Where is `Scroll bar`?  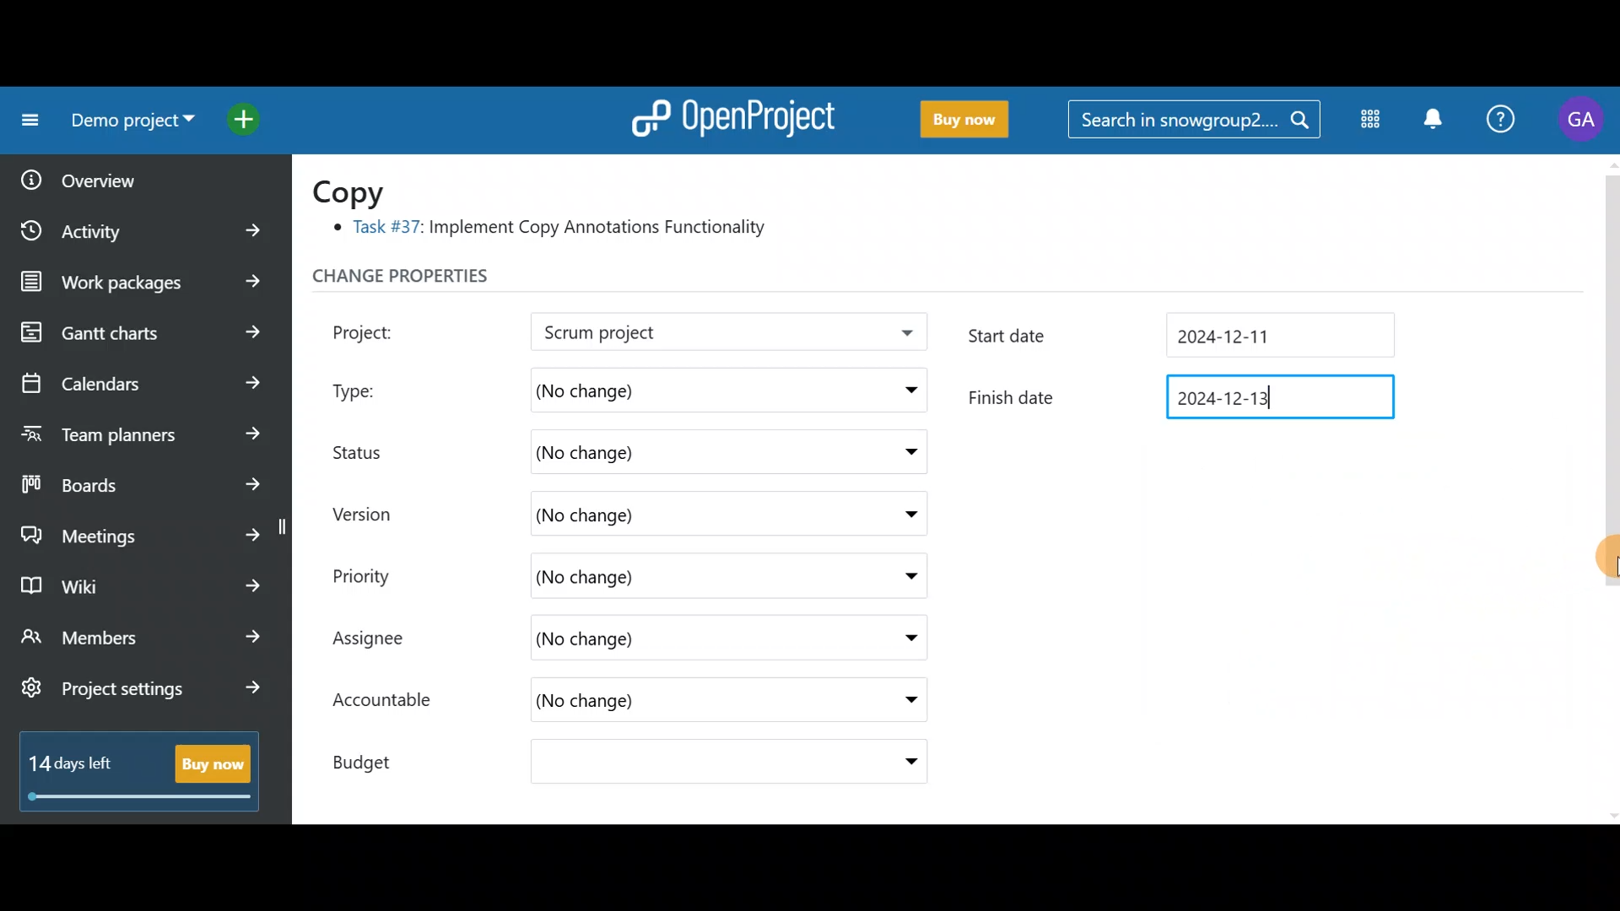 Scroll bar is located at coordinates (1610, 487).